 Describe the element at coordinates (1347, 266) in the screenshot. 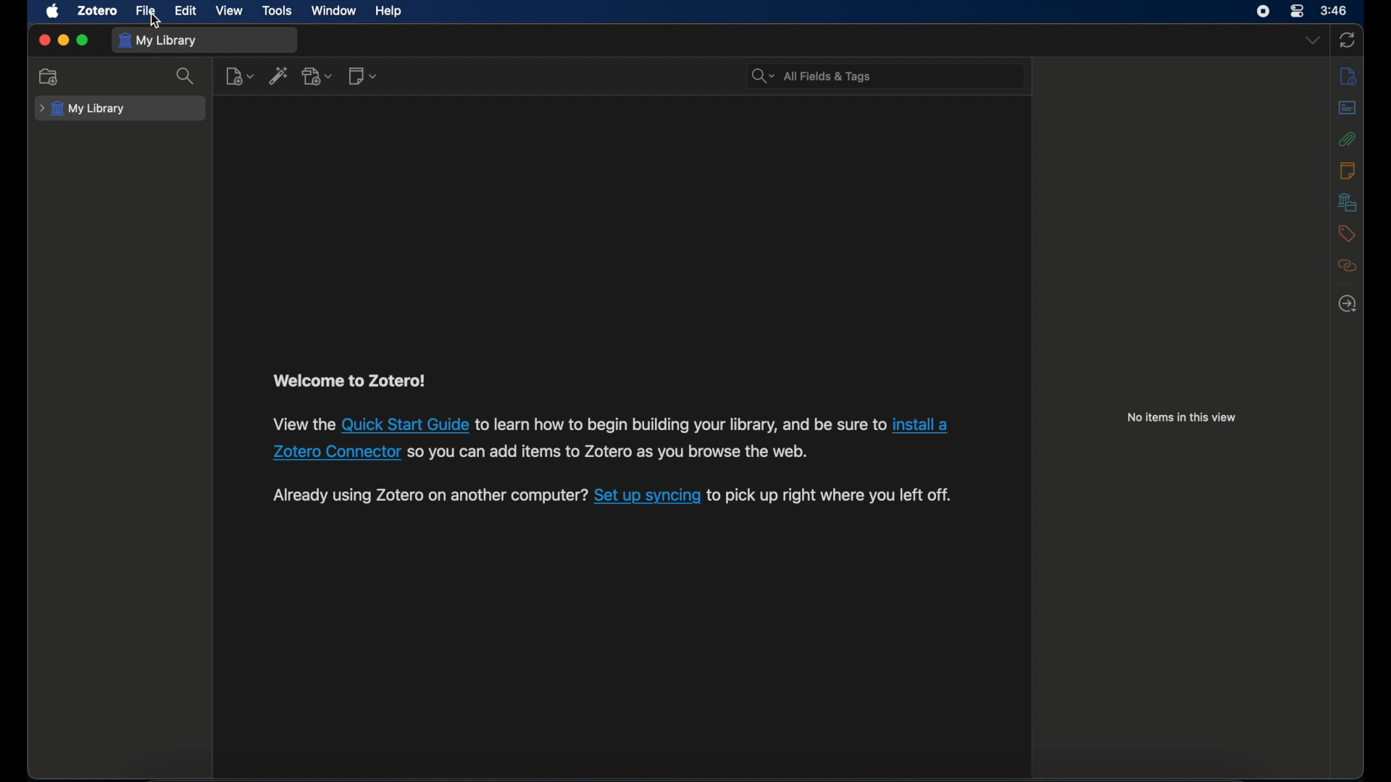

I see `related` at that location.